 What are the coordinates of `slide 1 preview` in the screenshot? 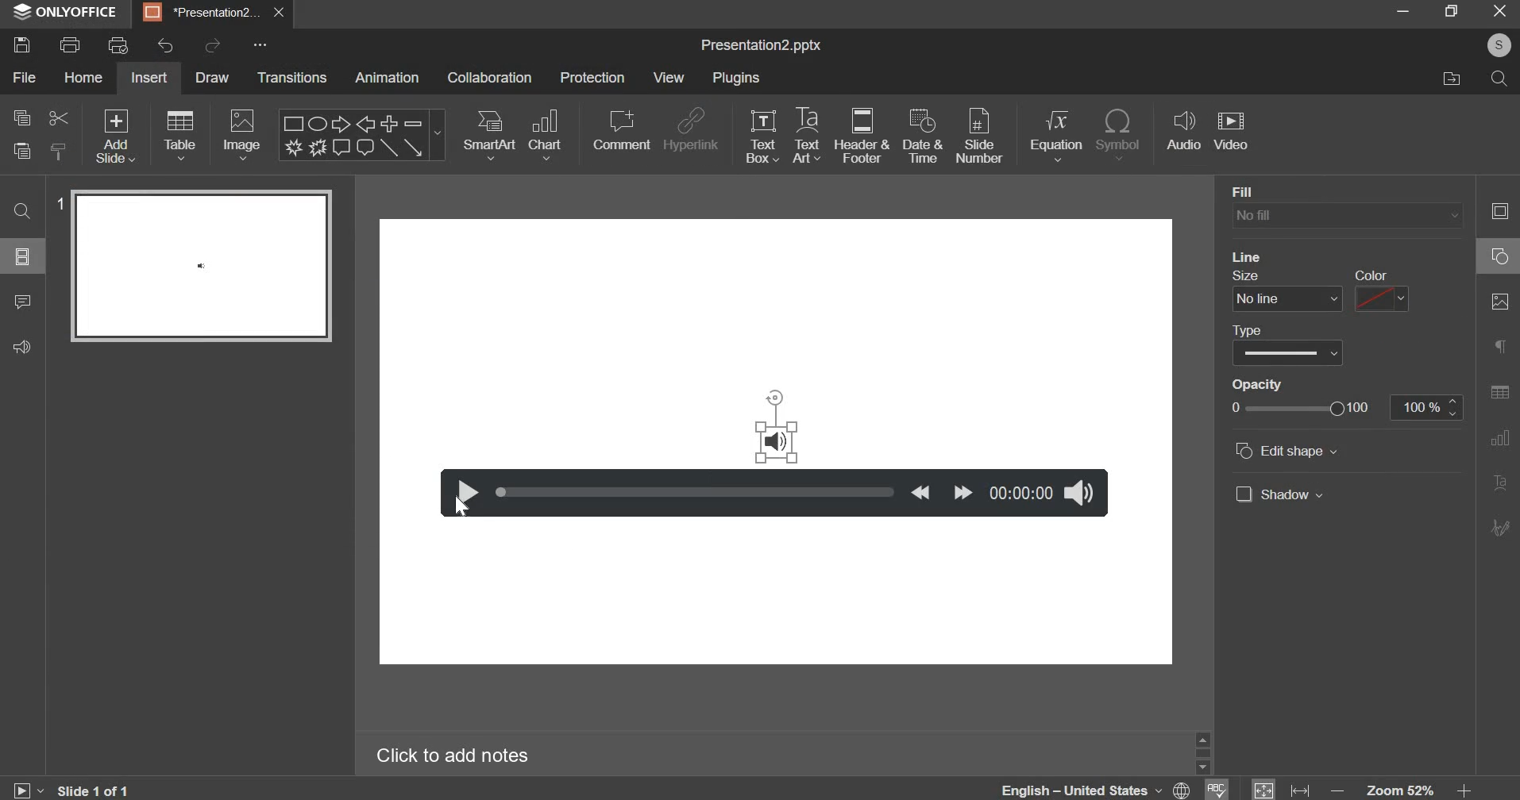 It's located at (201, 266).